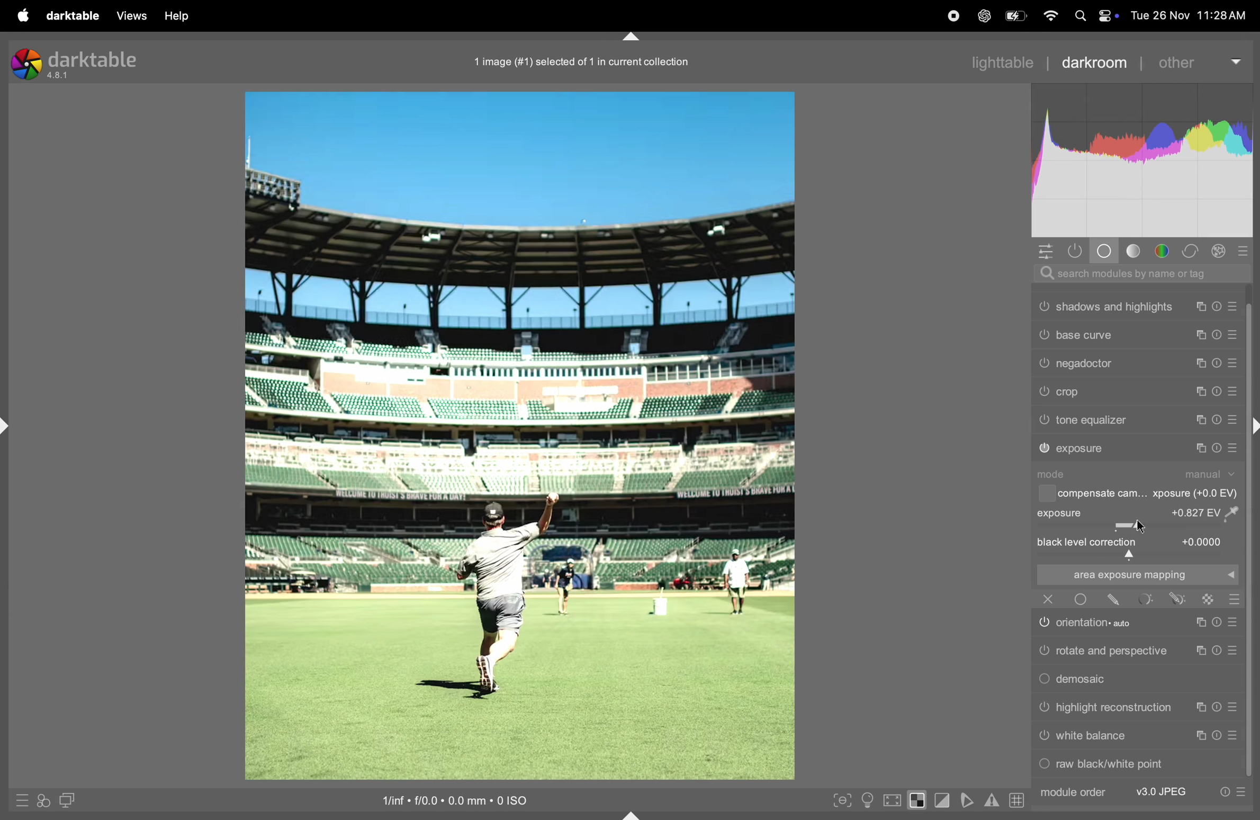  I want to click on nega doctor, so click(1087, 366).